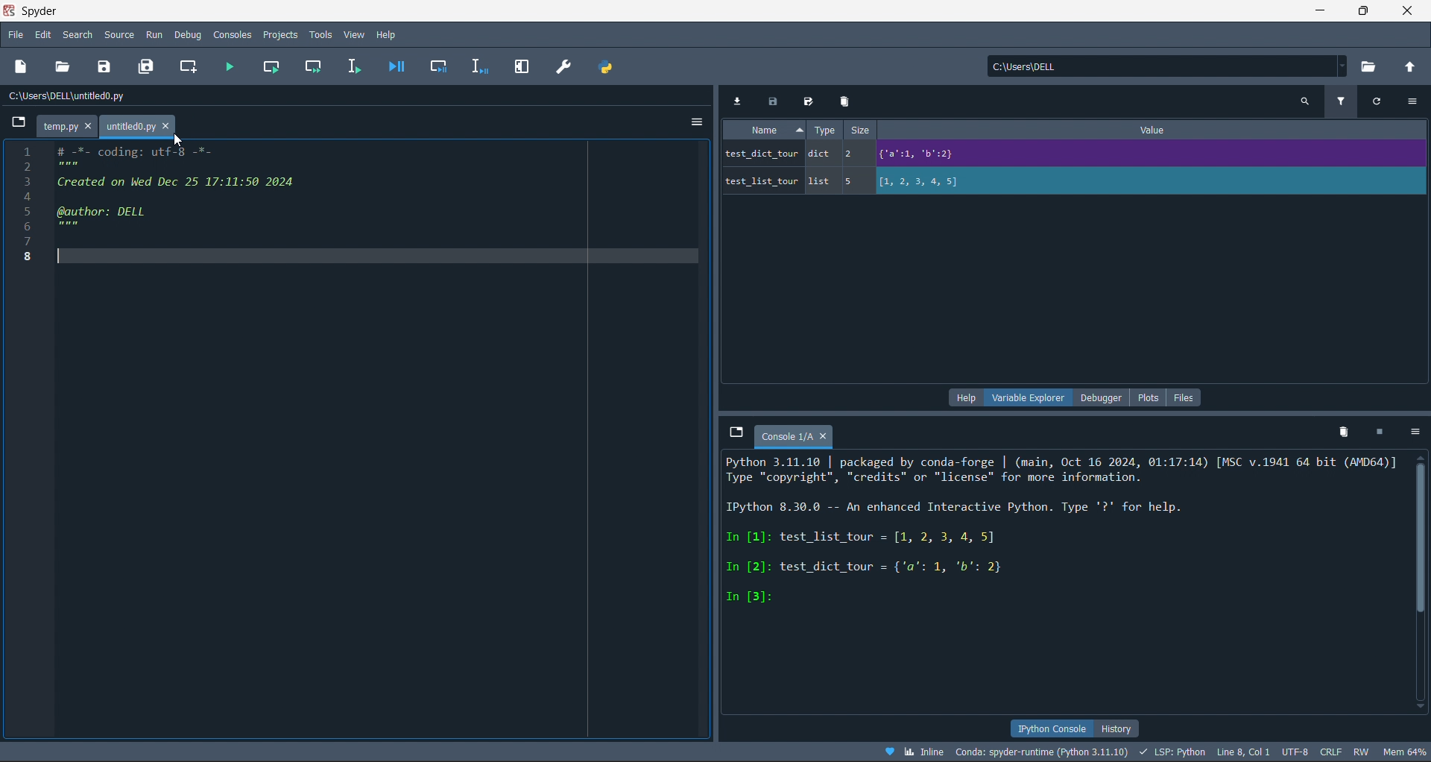  What do you see at coordinates (45, 10) in the screenshot?
I see `Spyder` at bounding box center [45, 10].